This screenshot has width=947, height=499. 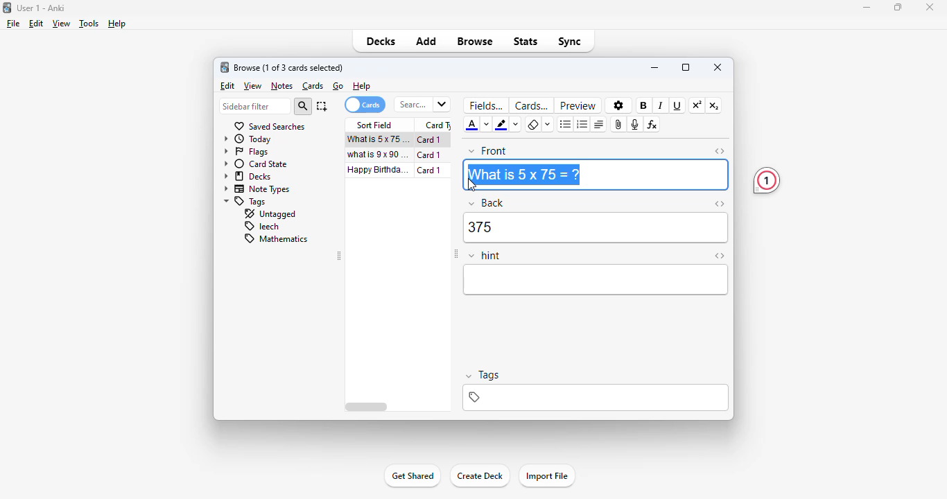 I want to click on logo, so click(x=225, y=67).